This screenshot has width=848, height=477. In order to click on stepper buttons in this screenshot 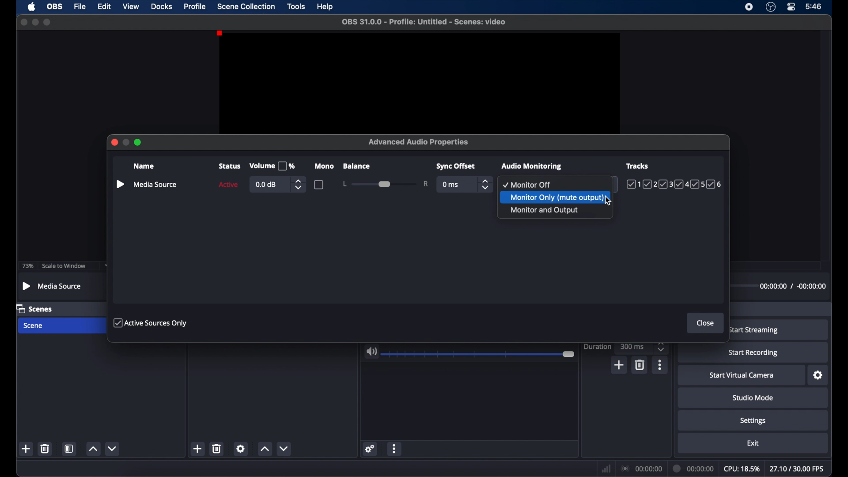, I will do `click(661, 347)`.